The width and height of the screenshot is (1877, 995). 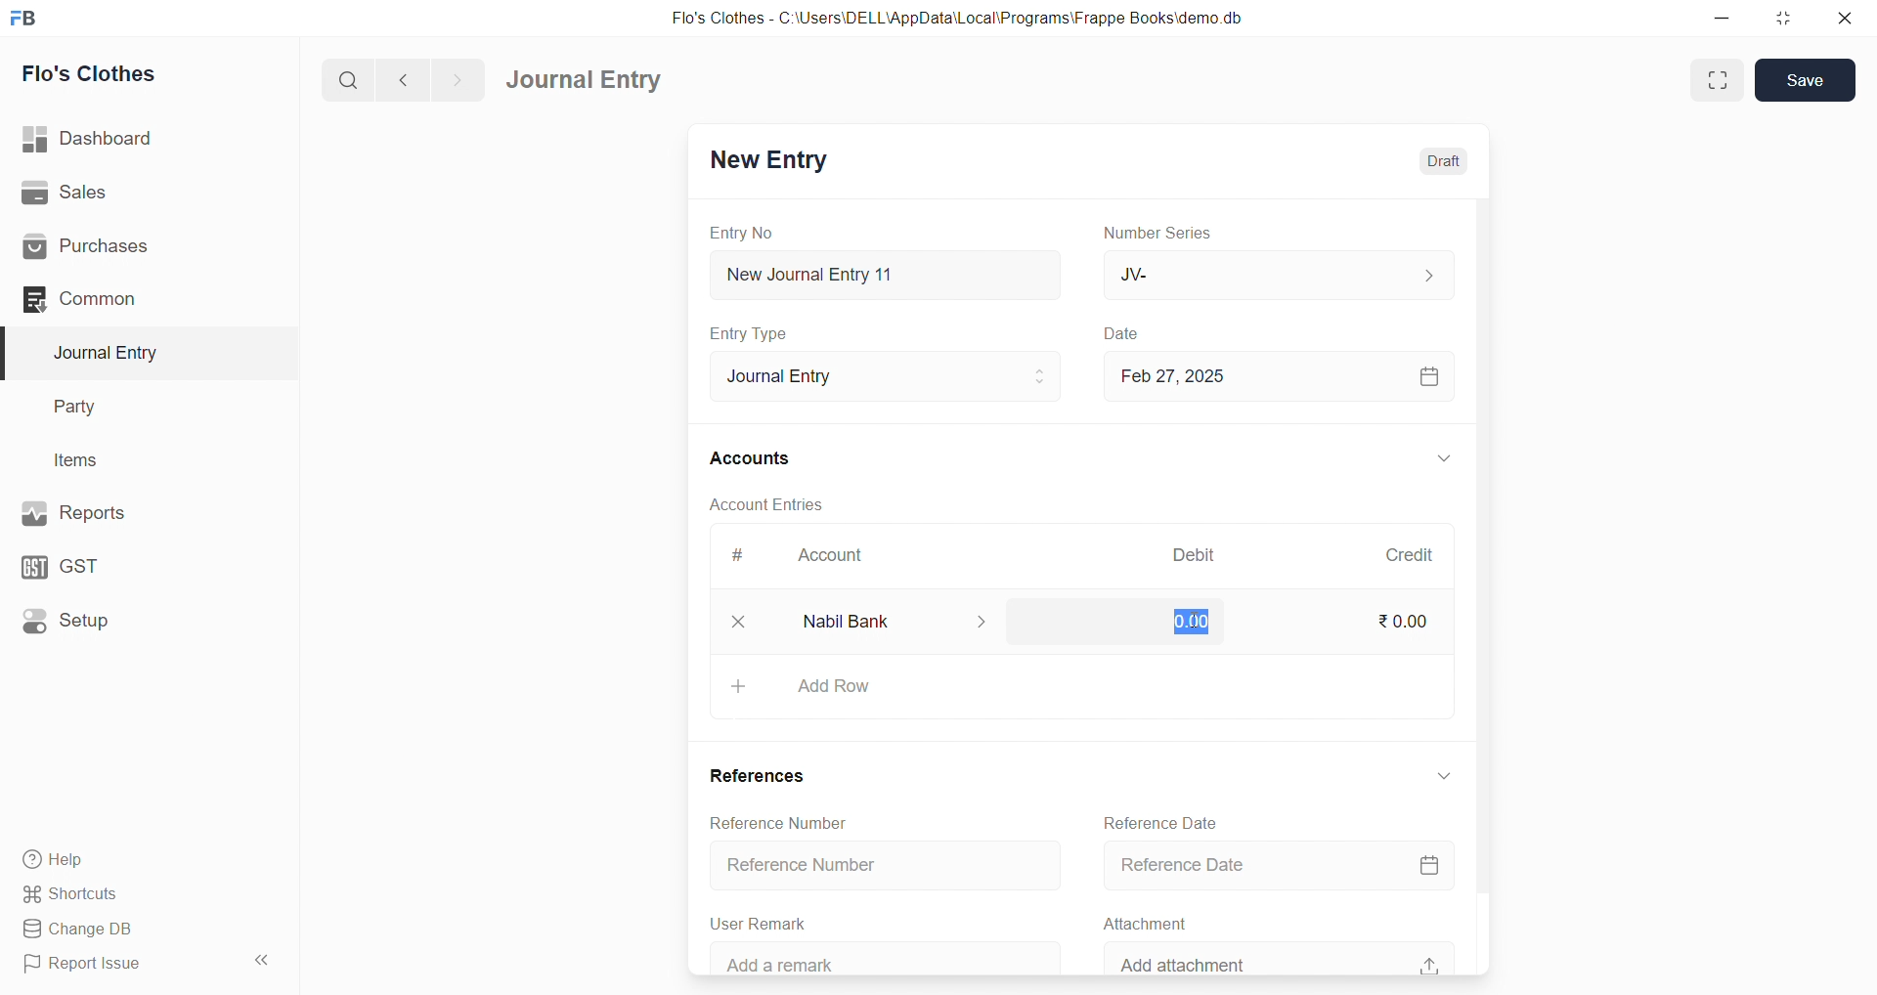 I want to click on Party, so click(x=87, y=405).